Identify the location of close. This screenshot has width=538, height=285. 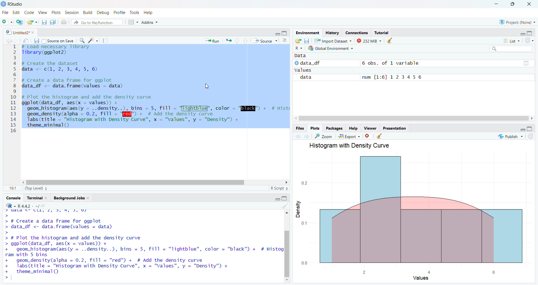
(34, 32).